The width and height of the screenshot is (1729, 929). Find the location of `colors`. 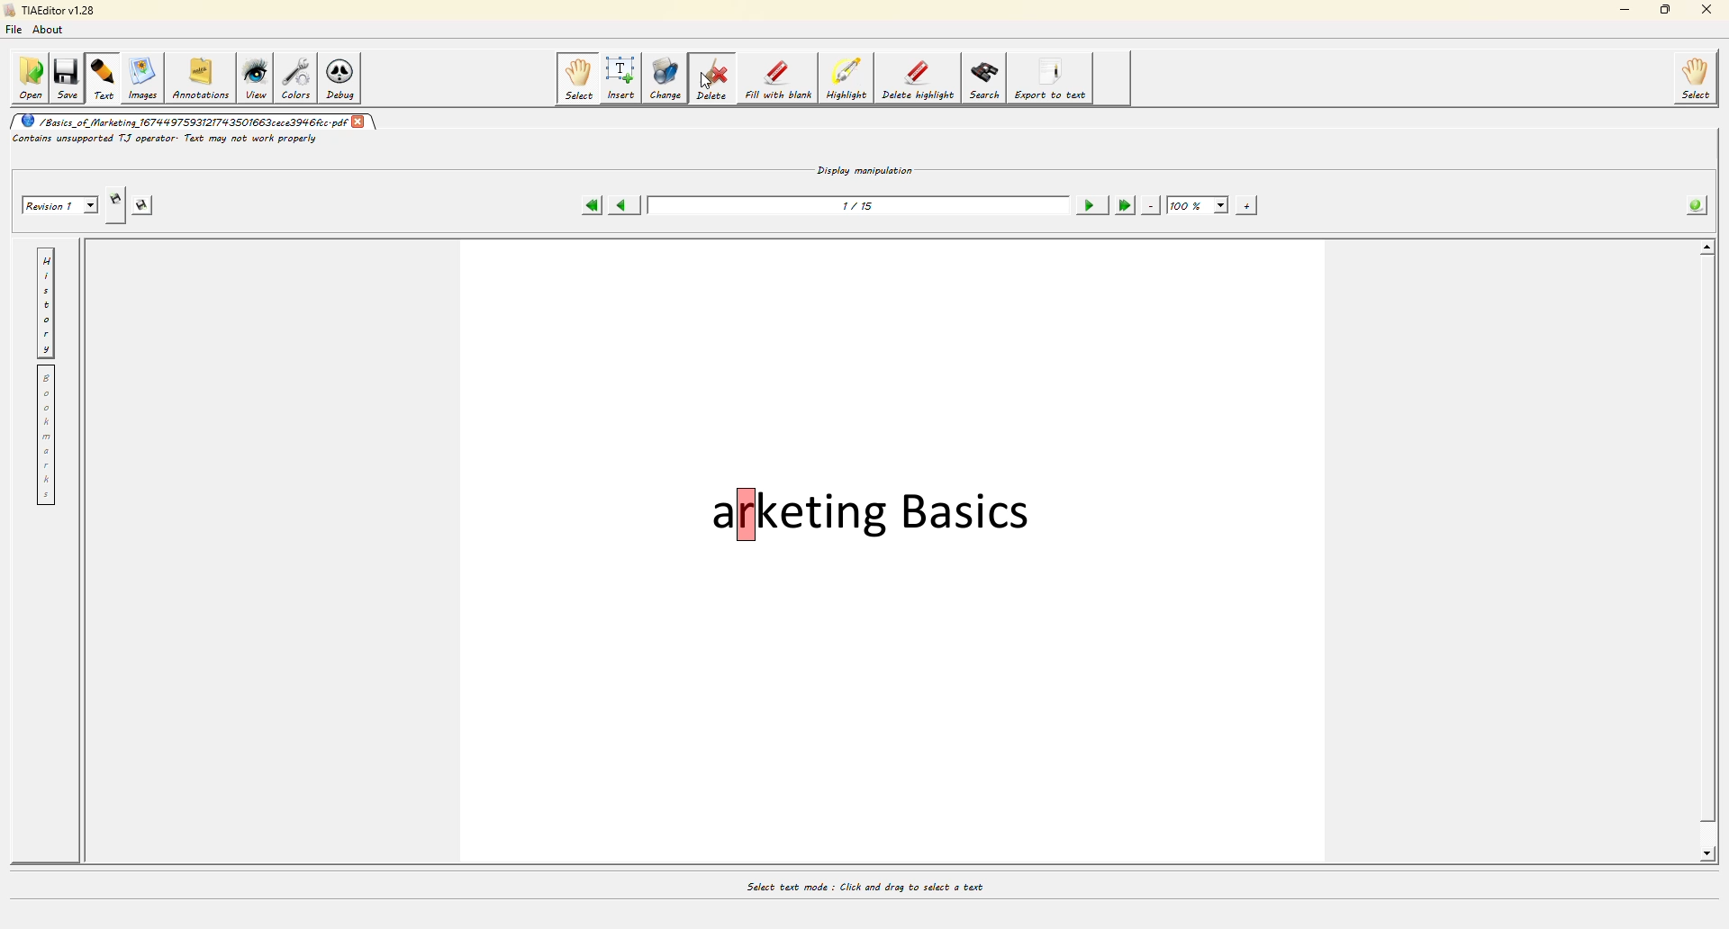

colors is located at coordinates (298, 77).